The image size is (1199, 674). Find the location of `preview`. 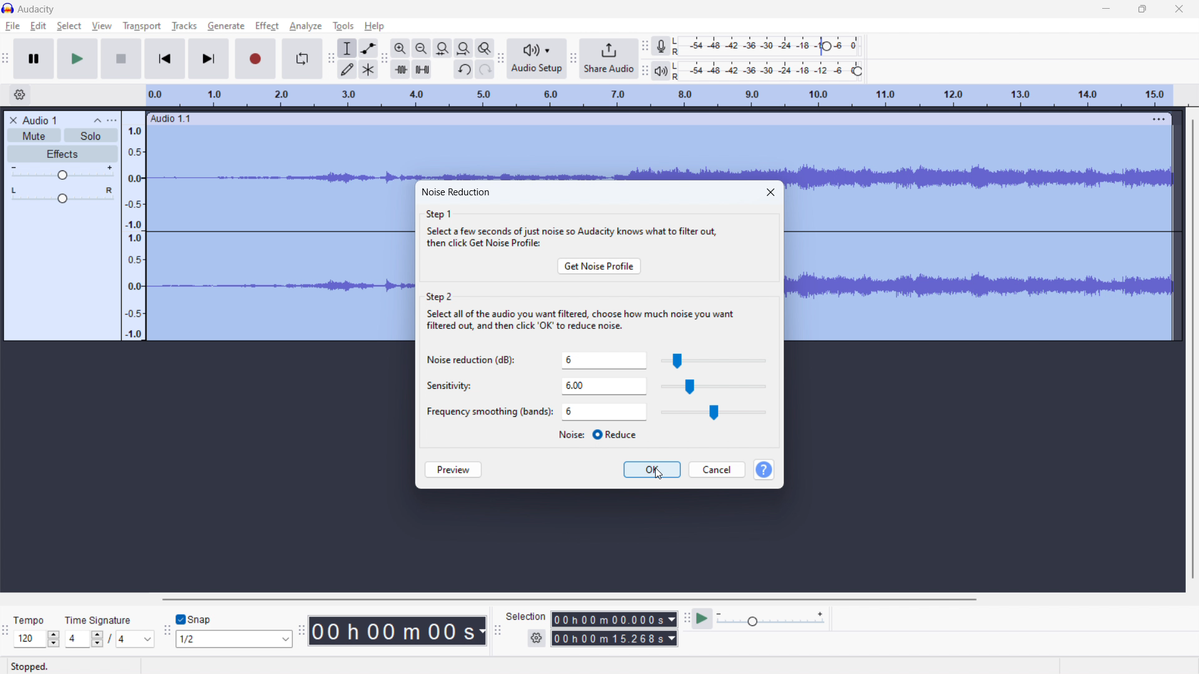

preview is located at coordinates (454, 471).